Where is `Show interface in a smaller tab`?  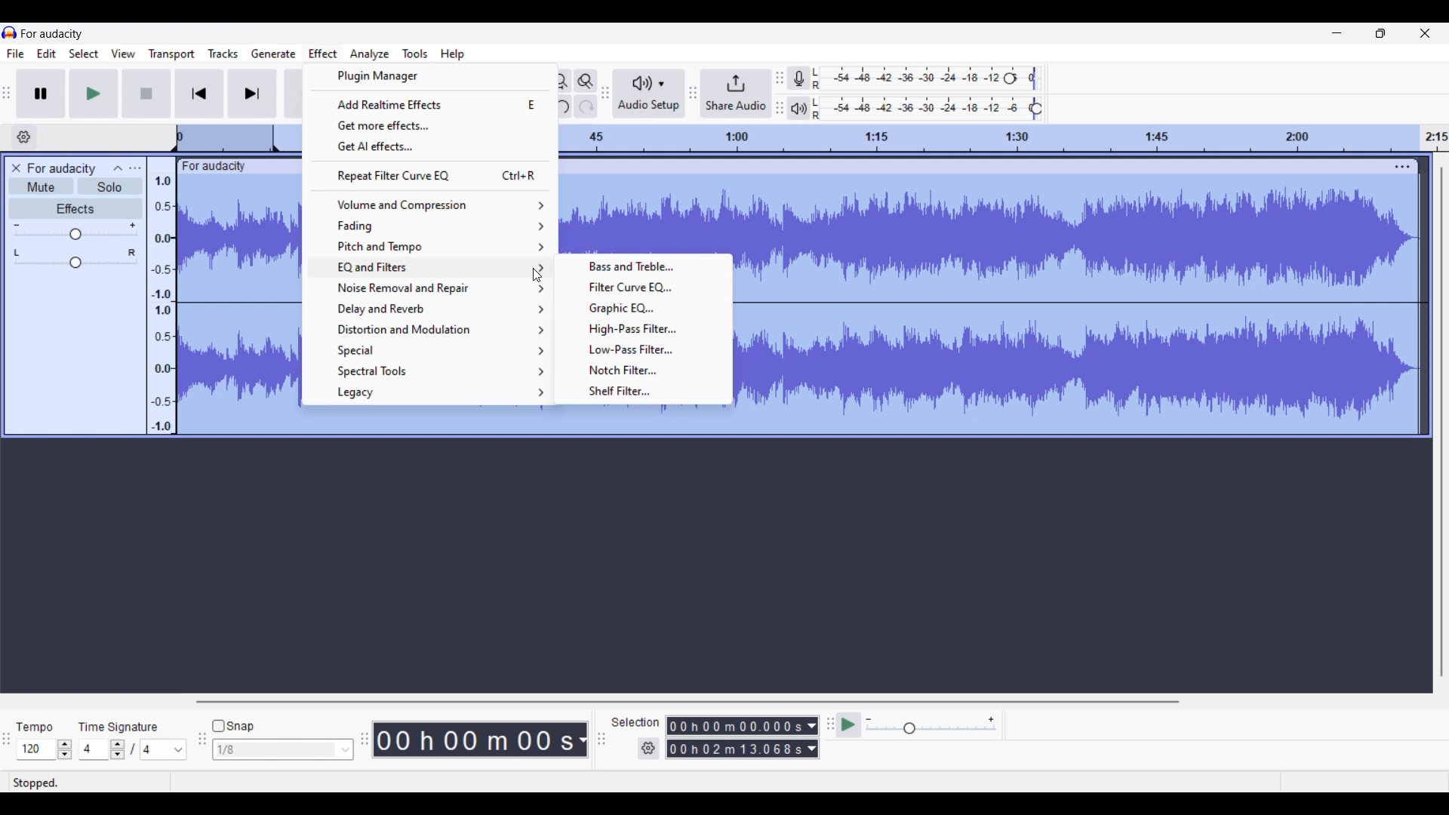 Show interface in a smaller tab is located at coordinates (1380, 33).